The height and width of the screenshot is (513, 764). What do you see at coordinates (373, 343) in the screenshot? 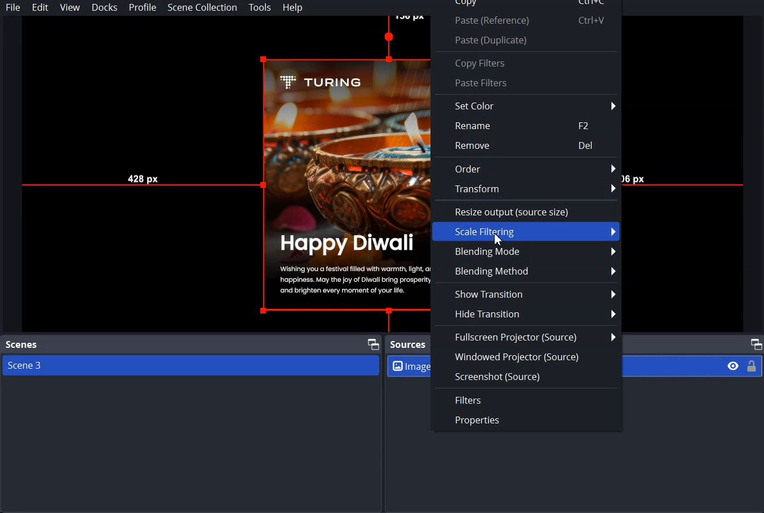
I see `Maximize` at bounding box center [373, 343].